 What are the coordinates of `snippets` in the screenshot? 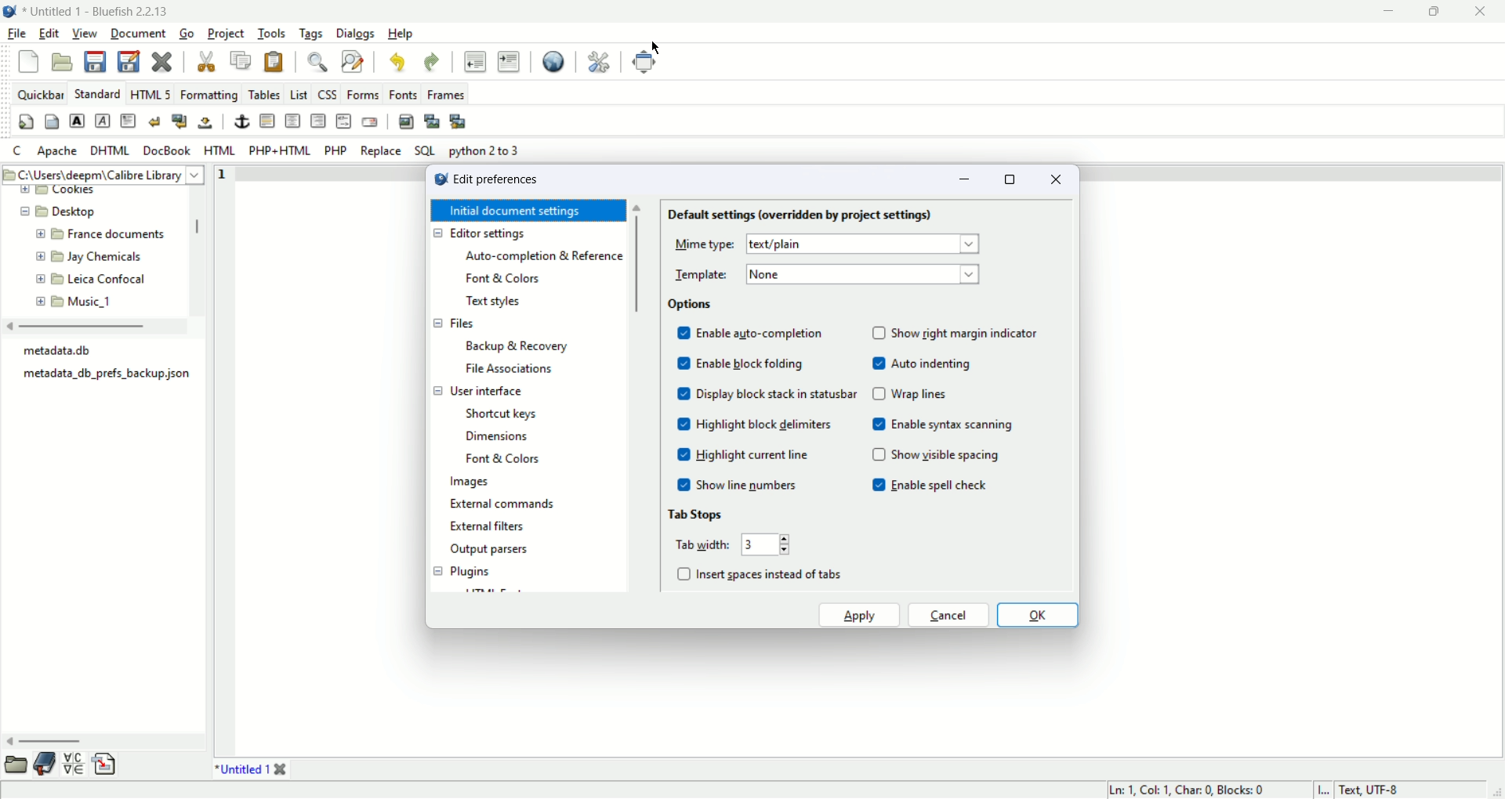 It's located at (109, 765).